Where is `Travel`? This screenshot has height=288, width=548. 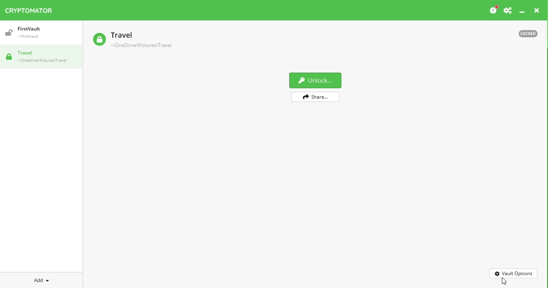 Travel is located at coordinates (133, 41).